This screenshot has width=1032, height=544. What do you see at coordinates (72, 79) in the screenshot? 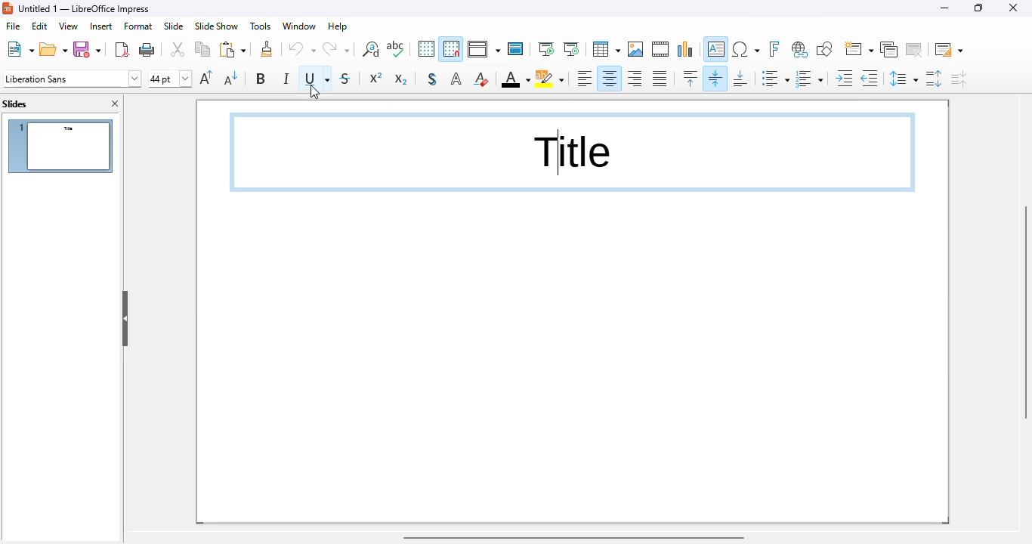
I see `font name` at bounding box center [72, 79].